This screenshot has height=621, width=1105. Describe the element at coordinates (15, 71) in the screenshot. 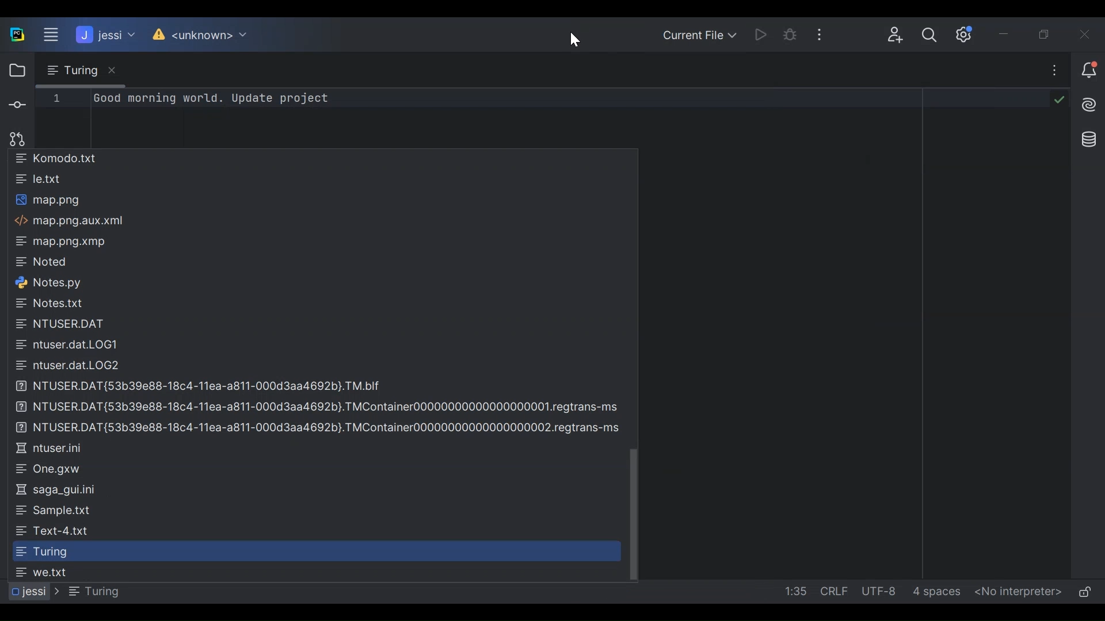

I see `Project View` at that location.